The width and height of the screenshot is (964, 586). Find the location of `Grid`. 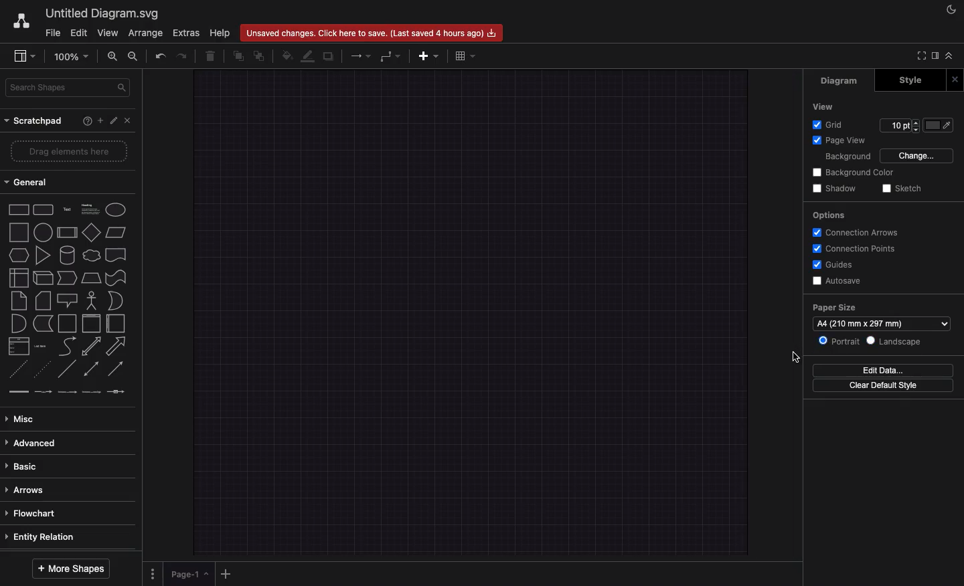

Grid is located at coordinates (825, 125).